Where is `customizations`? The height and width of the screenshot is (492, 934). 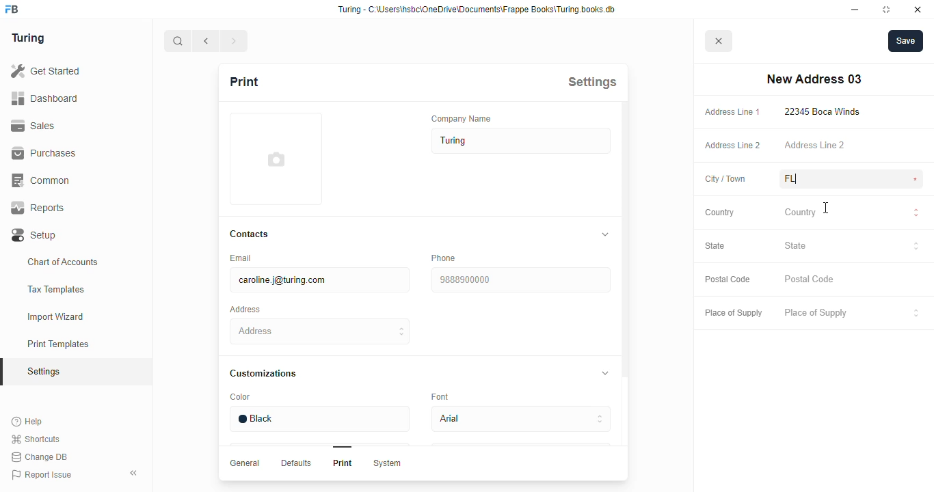
customizations is located at coordinates (263, 373).